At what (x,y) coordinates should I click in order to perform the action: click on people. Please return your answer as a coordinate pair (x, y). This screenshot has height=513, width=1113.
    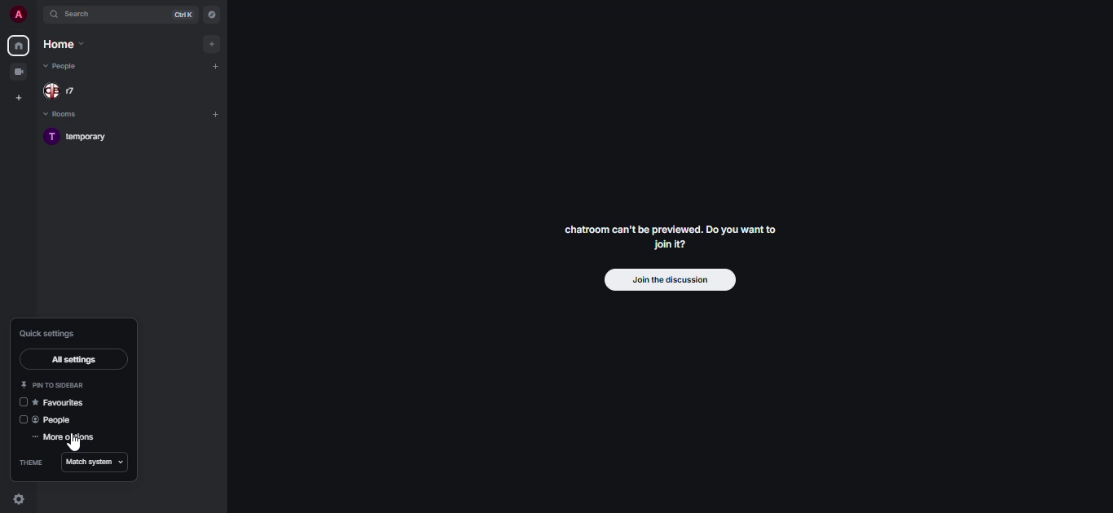
    Looking at the image, I should click on (65, 66).